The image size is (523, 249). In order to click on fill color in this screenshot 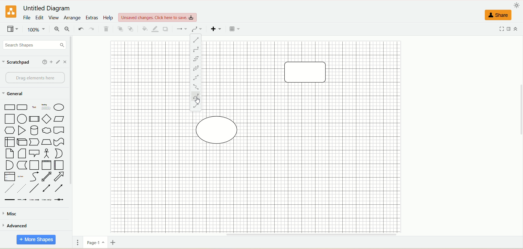, I will do `click(144, 29)`.